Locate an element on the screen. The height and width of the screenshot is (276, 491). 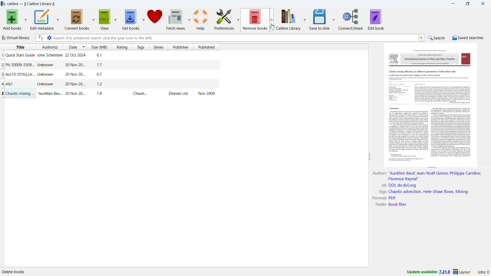
single book entry is located at coordinates (110, 74).